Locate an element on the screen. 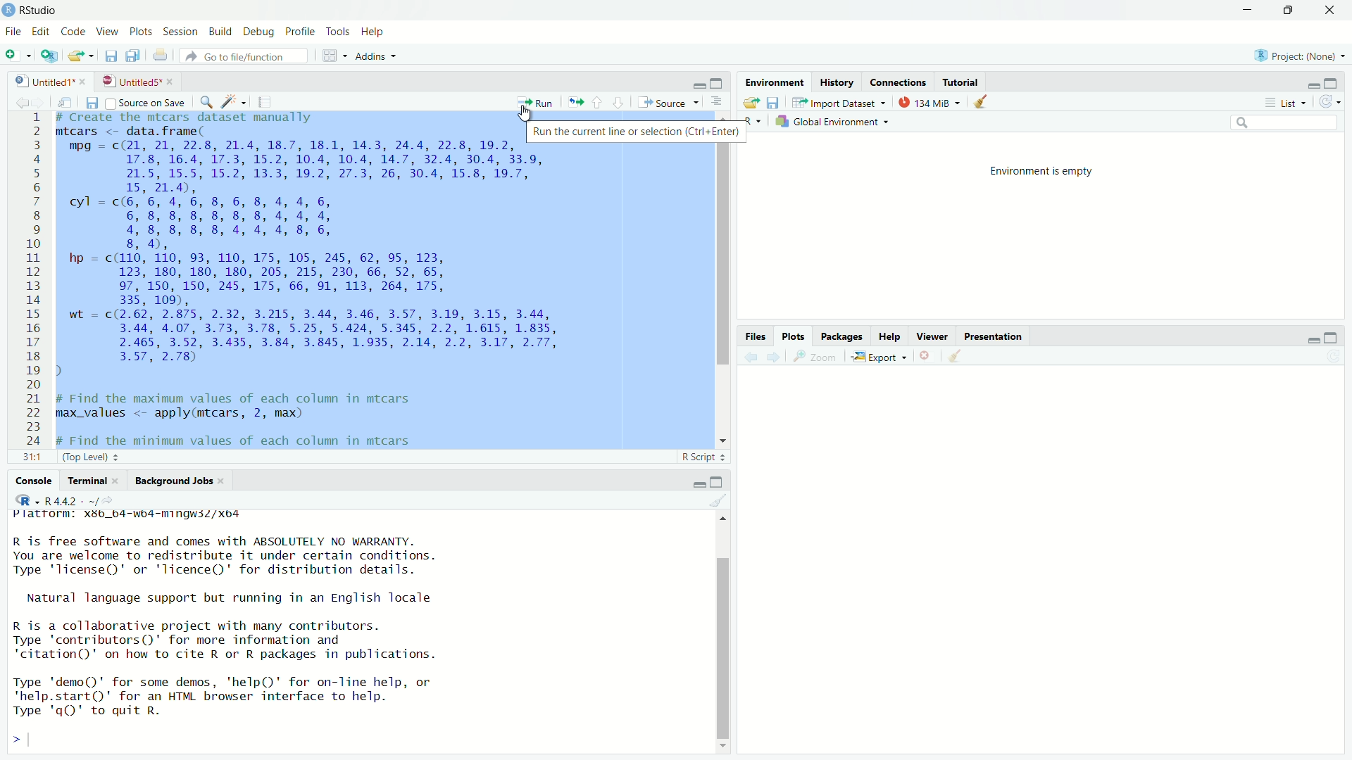  move is located at coordinates (749, 104).